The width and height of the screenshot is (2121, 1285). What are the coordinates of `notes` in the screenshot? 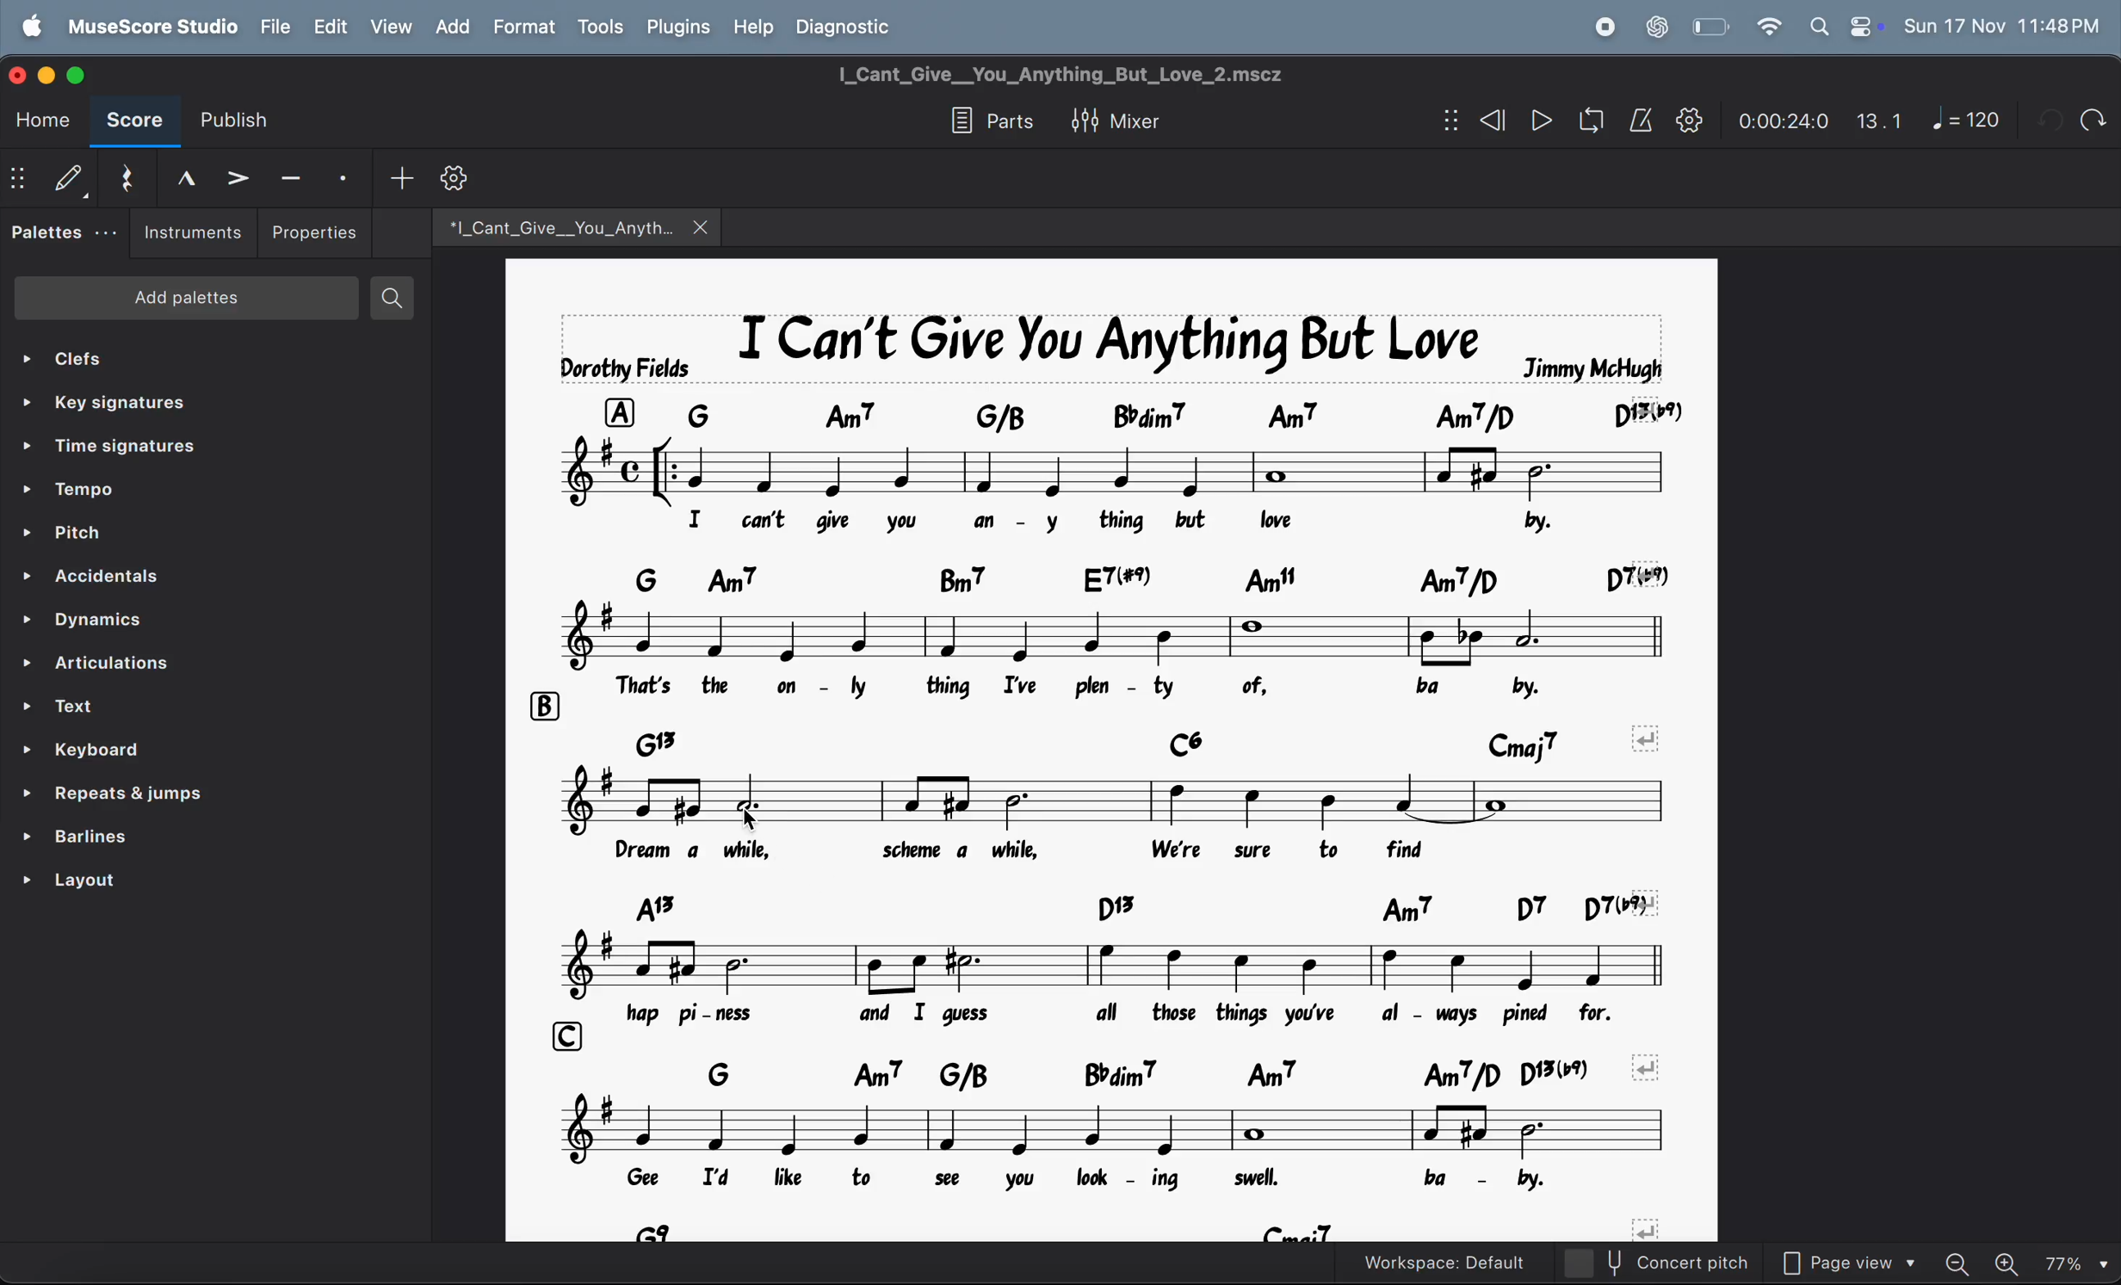 It's located at (1114, 638).